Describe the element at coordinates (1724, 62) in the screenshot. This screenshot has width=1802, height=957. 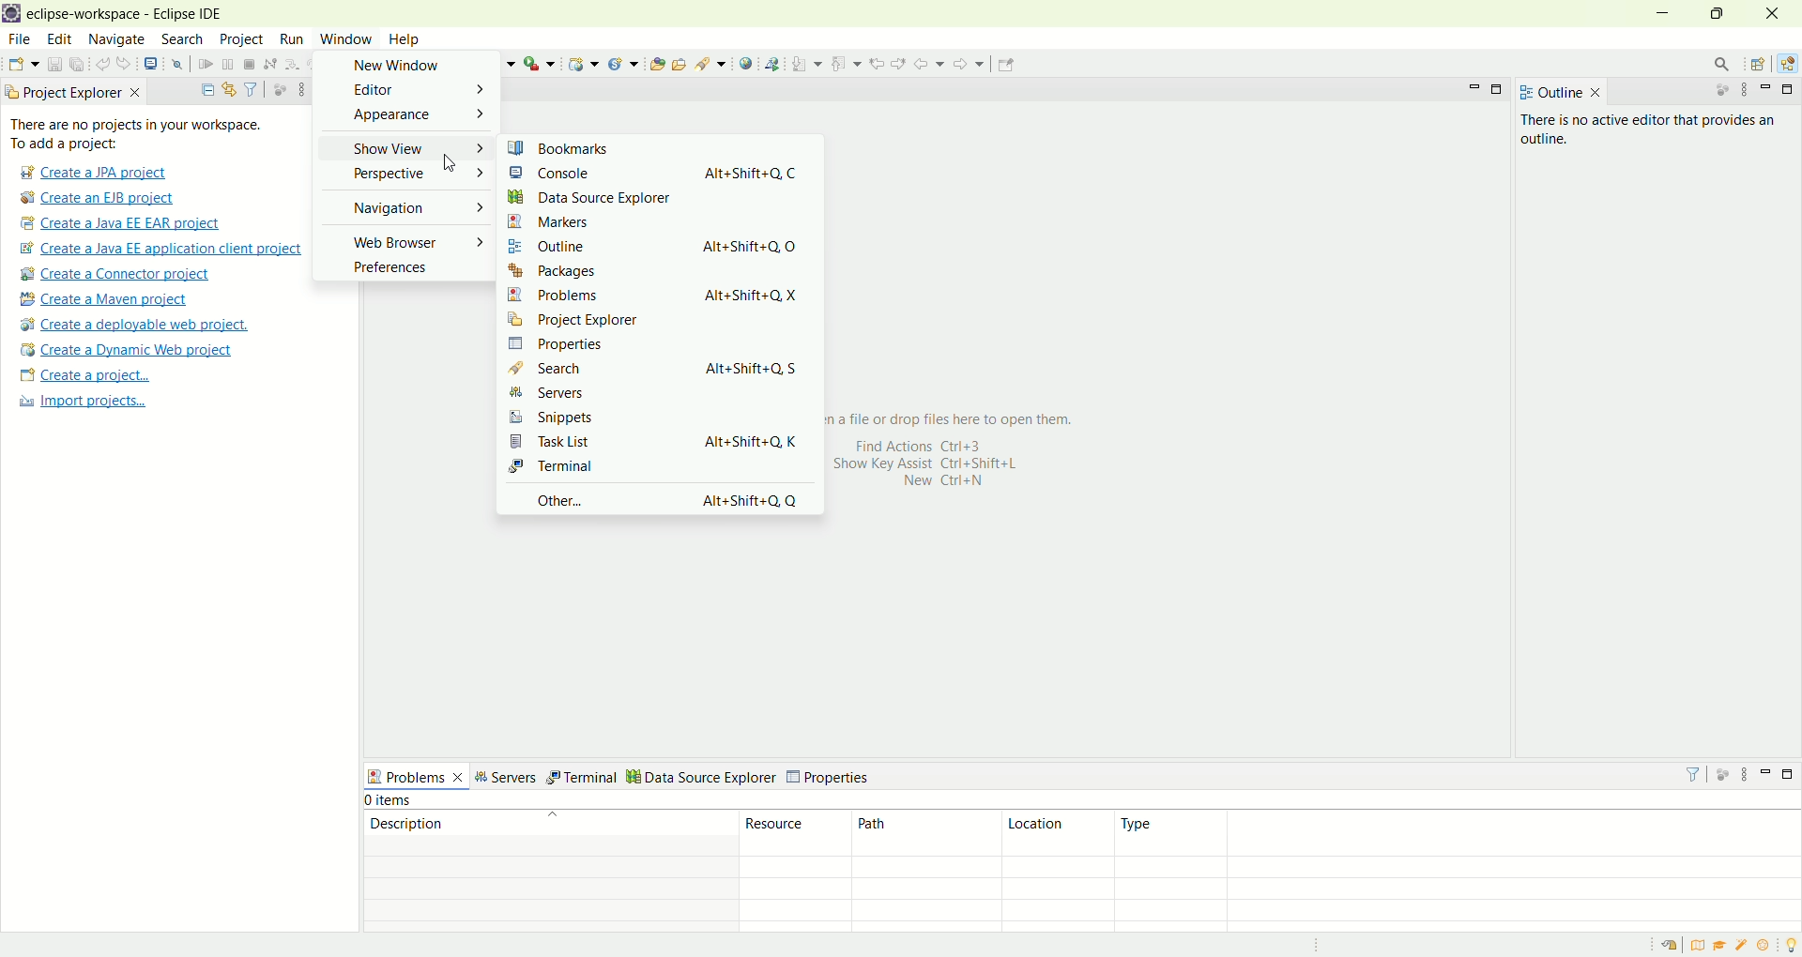
I see `search` at that location.